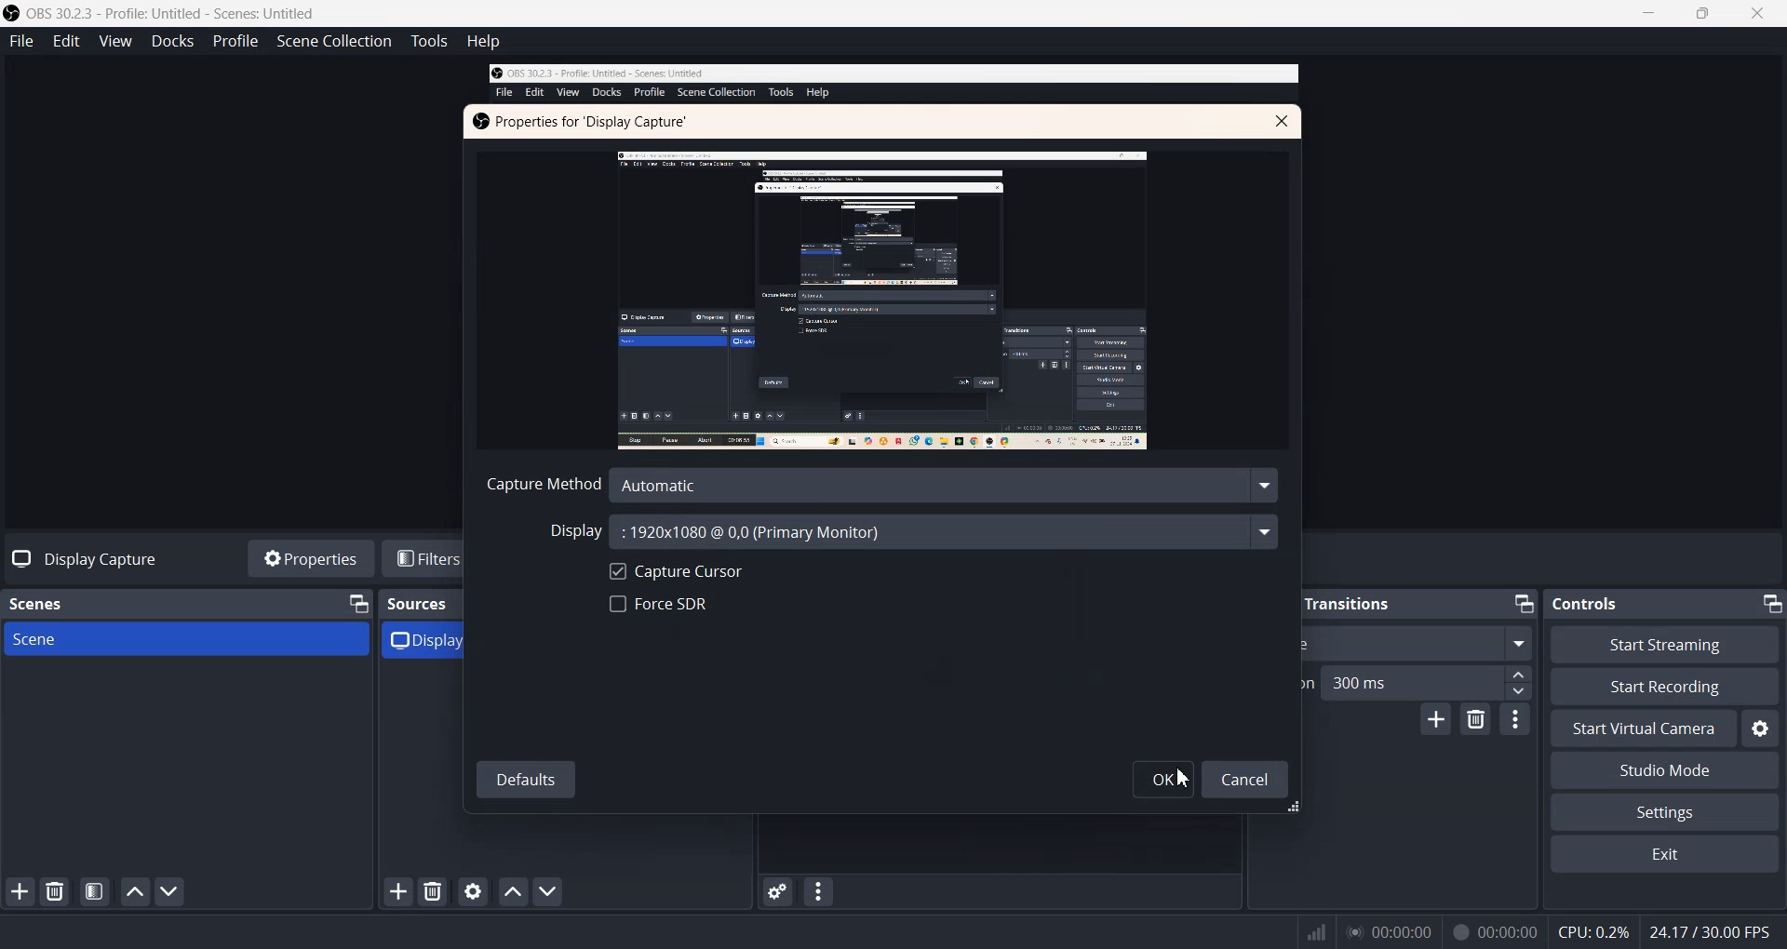 This screenshot has height=949, width=1787. Describe the element at coordinates (20, 40) in the screenshot. I see `File` at that location.